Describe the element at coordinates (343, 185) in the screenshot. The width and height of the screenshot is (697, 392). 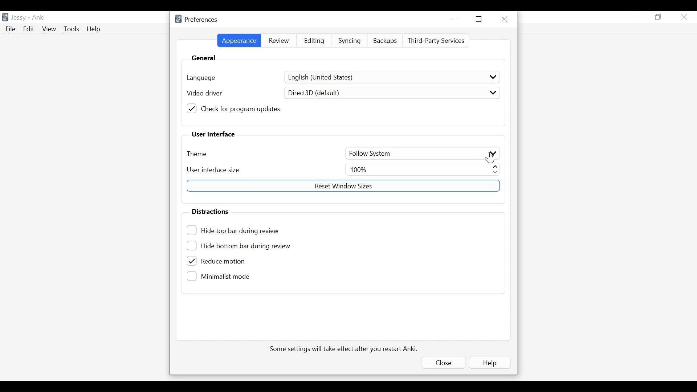
I see `Reset Window sizes` at that location.